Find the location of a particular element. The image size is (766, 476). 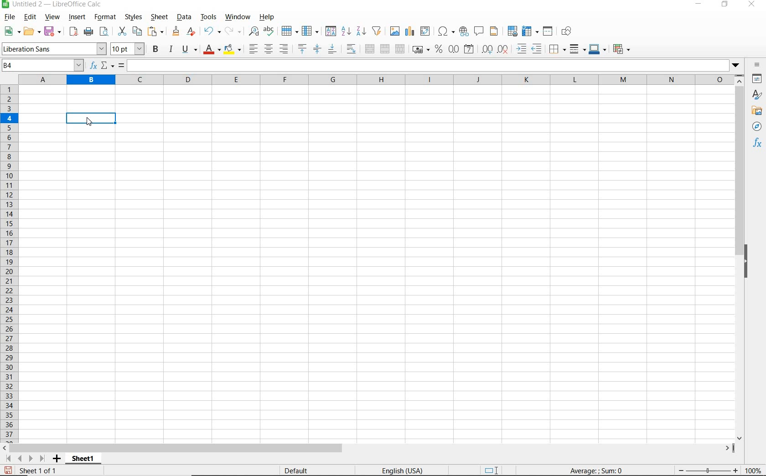

clone formatting is located at coordinates (177, 31).